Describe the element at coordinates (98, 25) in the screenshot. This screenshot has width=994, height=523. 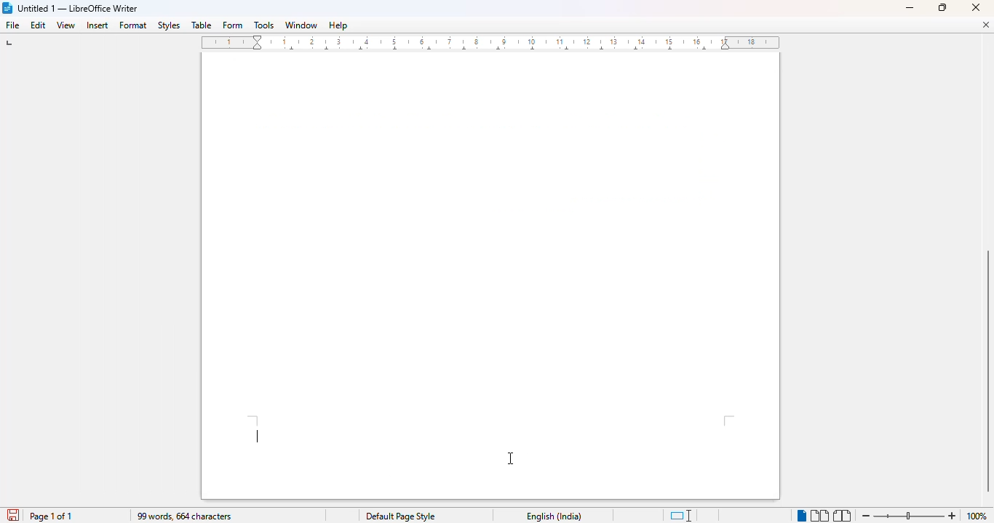
I see `insert` at that location.